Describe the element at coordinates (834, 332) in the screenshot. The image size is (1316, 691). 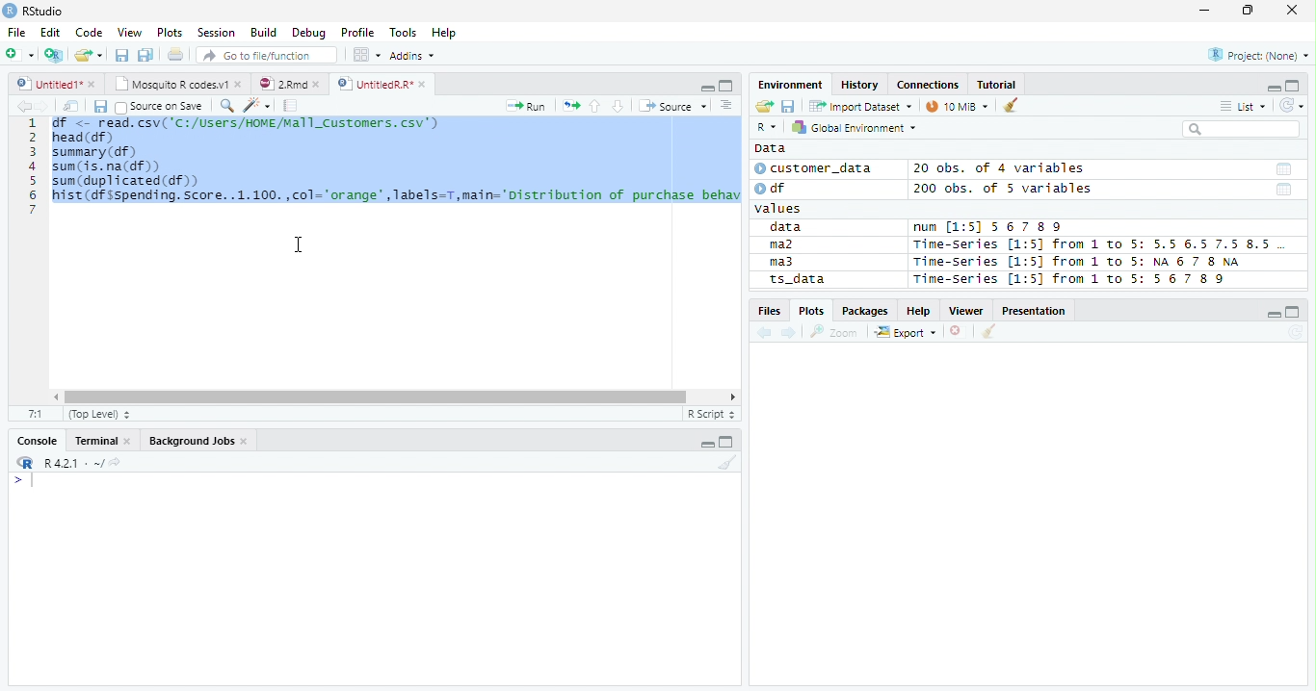
I see `Zoom` at that location.